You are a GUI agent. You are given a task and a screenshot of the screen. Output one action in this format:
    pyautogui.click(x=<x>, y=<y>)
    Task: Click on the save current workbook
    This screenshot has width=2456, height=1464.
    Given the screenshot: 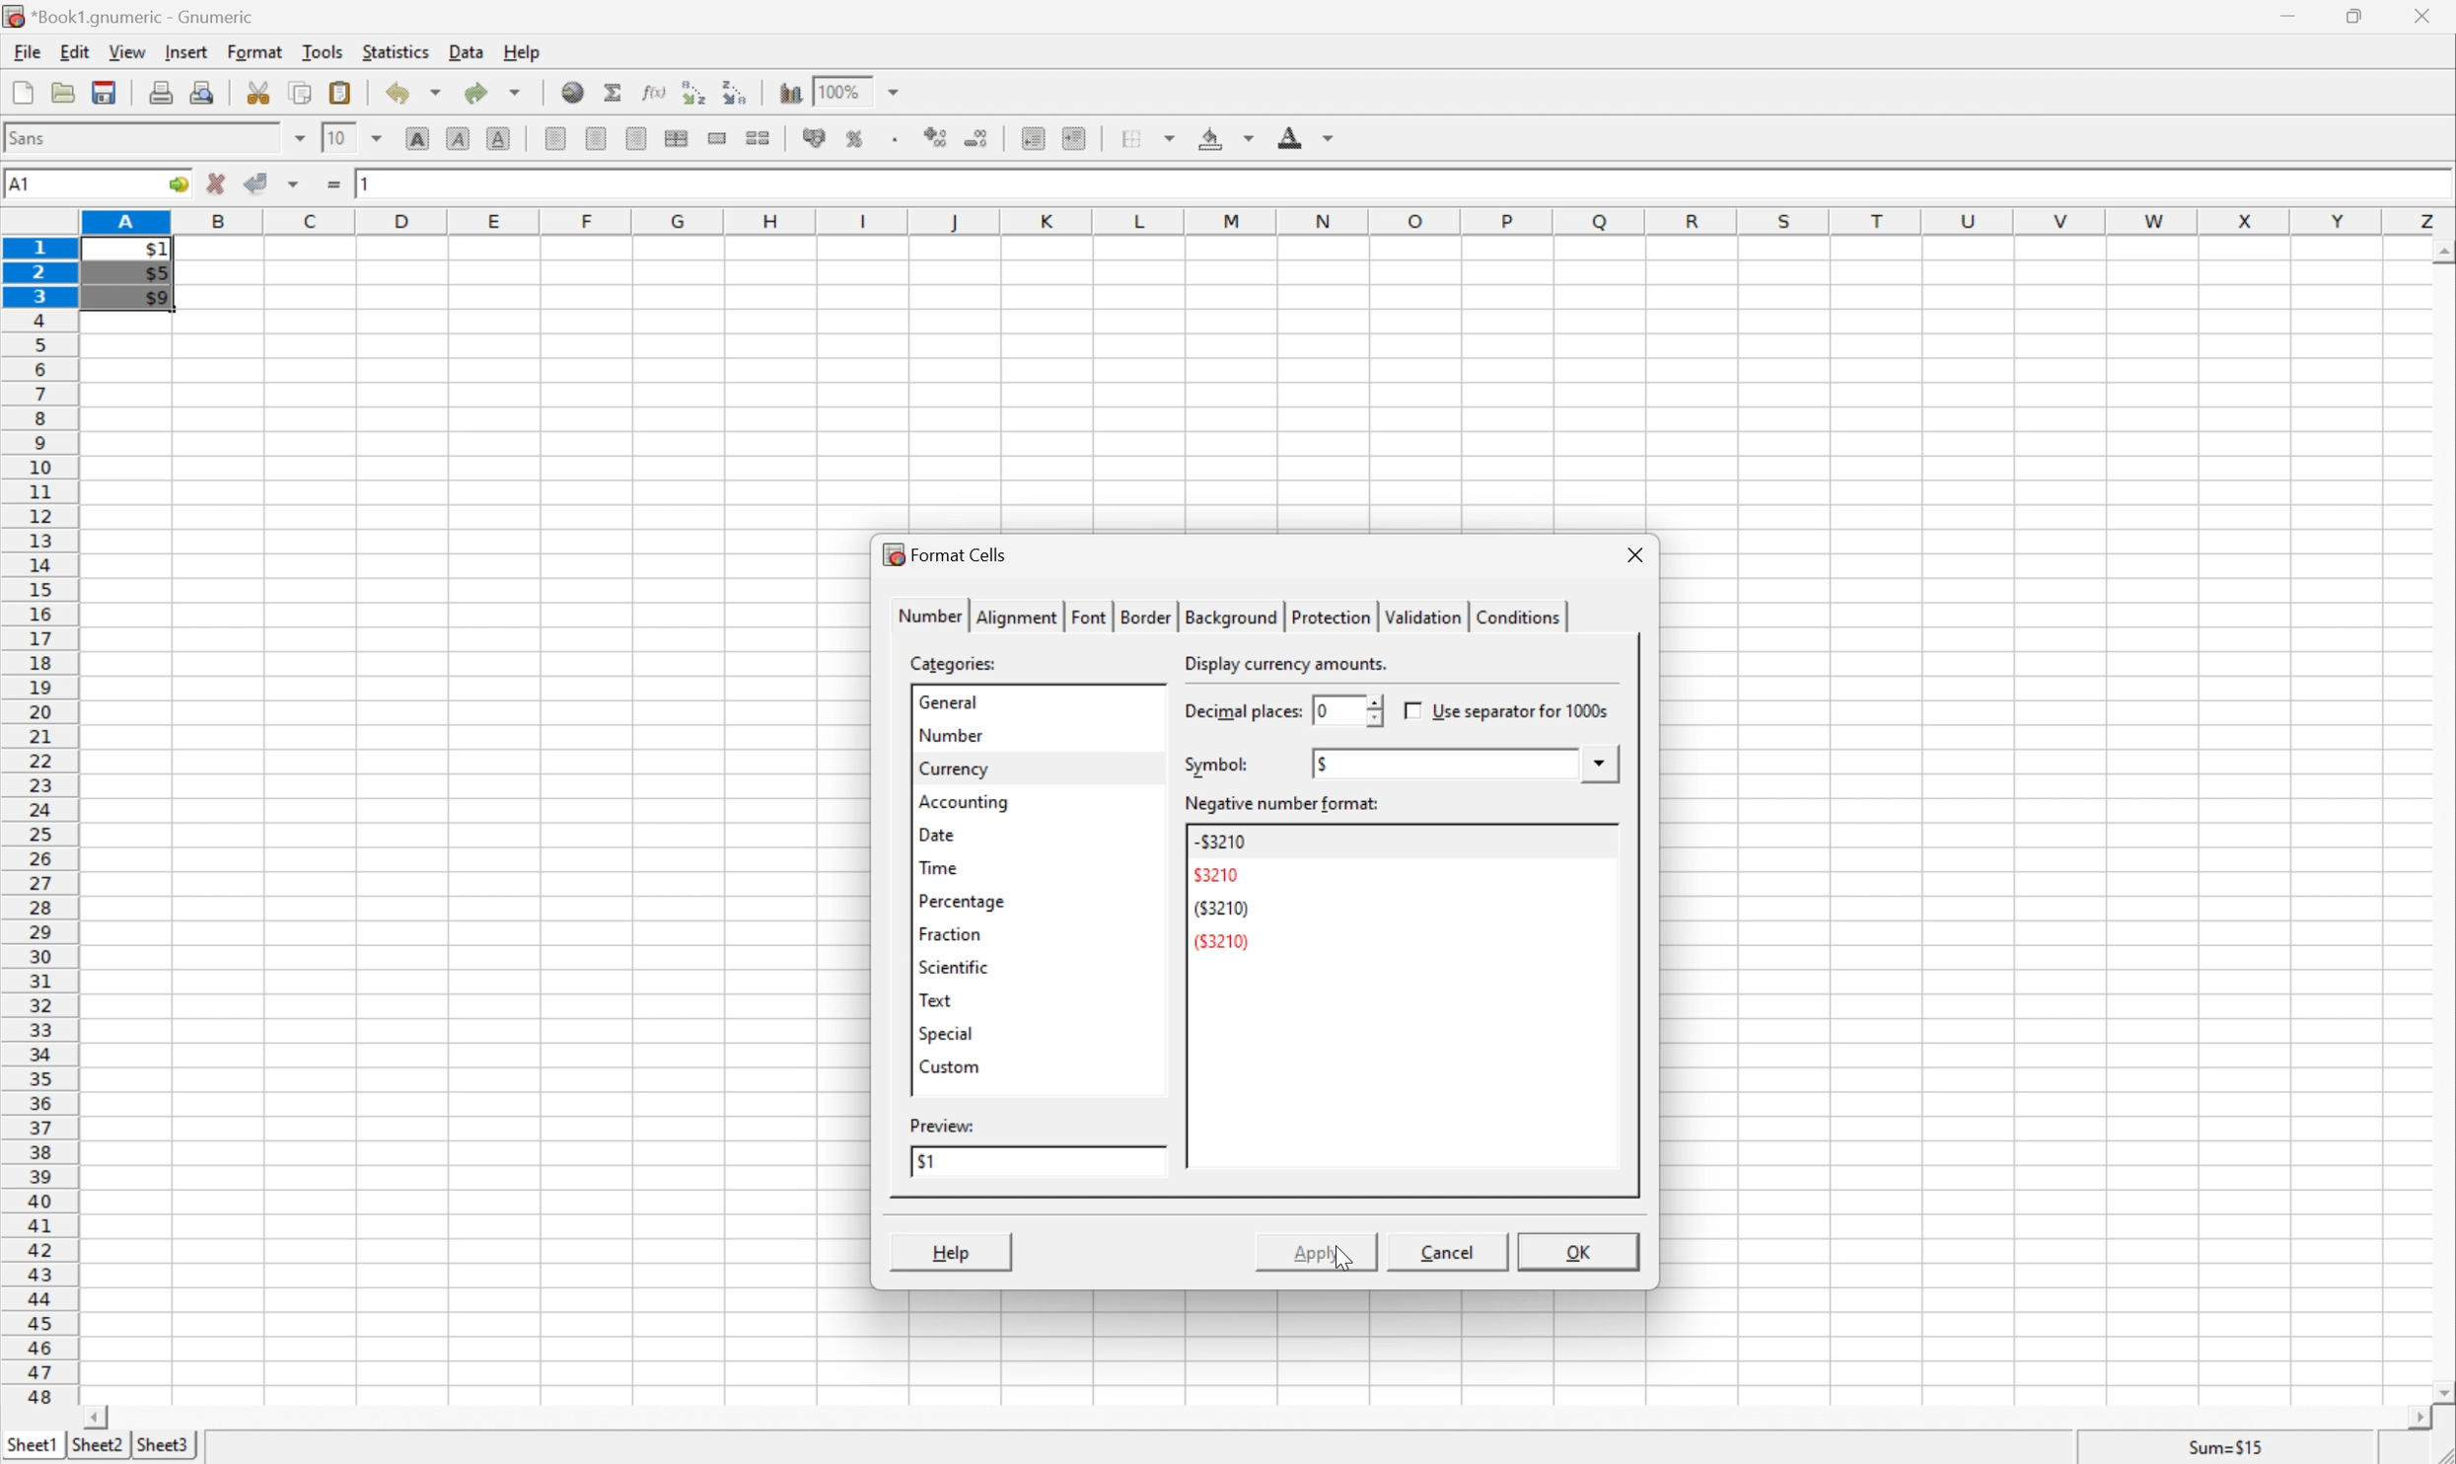 What is the action you would take?
    pyautogui.click(x=105, y=92)
    